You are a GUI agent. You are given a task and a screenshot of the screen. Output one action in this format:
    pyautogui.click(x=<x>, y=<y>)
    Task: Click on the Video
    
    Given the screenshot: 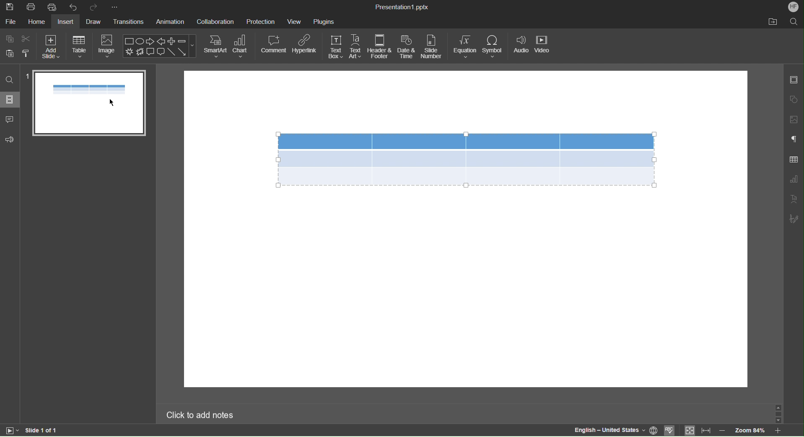 What is the action you would take?
    pyautogui.click(x=543, y=46)
    